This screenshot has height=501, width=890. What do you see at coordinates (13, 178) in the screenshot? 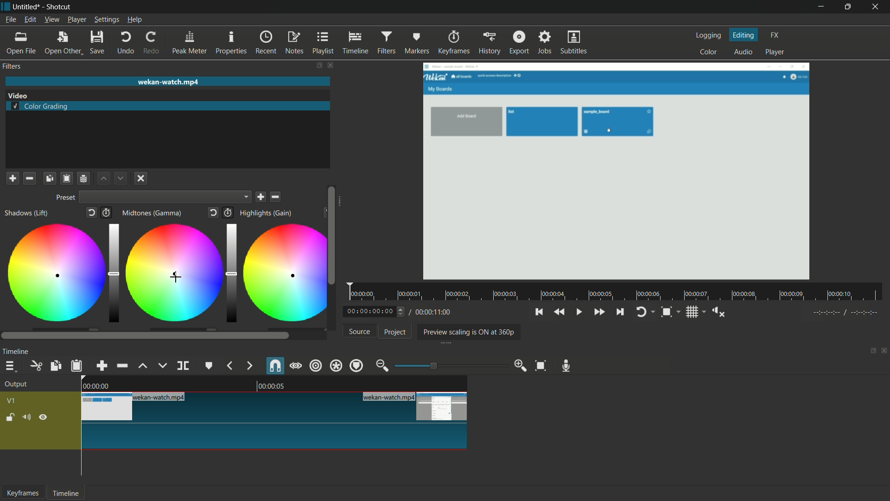
I see `add a filter` at bounding box center [13, 178].